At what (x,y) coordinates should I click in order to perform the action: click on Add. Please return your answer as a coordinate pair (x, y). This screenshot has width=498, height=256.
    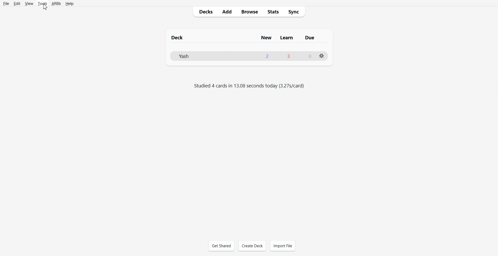
    Looking at the image, I should click on (227, 12).